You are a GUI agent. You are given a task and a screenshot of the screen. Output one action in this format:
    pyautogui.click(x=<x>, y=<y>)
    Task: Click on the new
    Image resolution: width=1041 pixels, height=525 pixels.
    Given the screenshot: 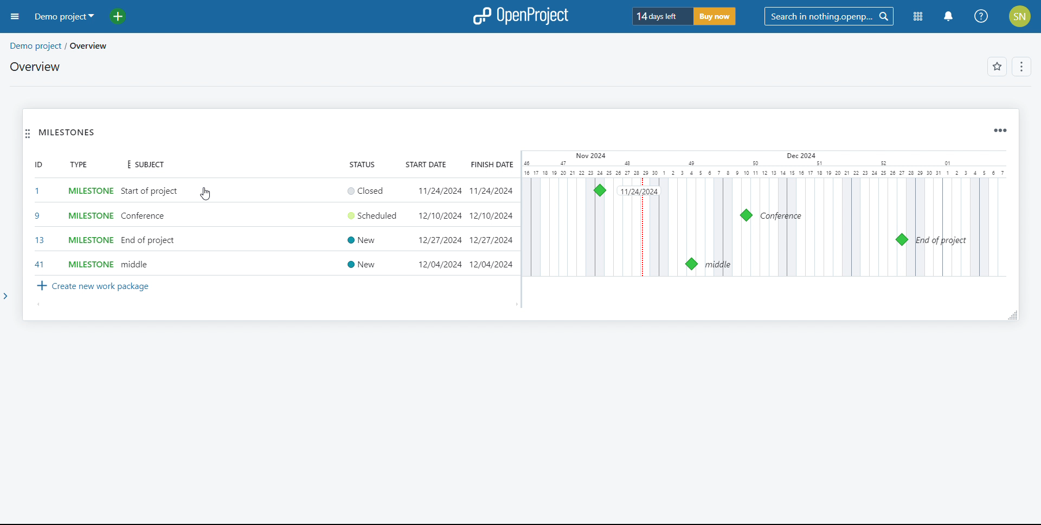 What is the action you would take?
    pyautogui.click(x=357, y=264)
    